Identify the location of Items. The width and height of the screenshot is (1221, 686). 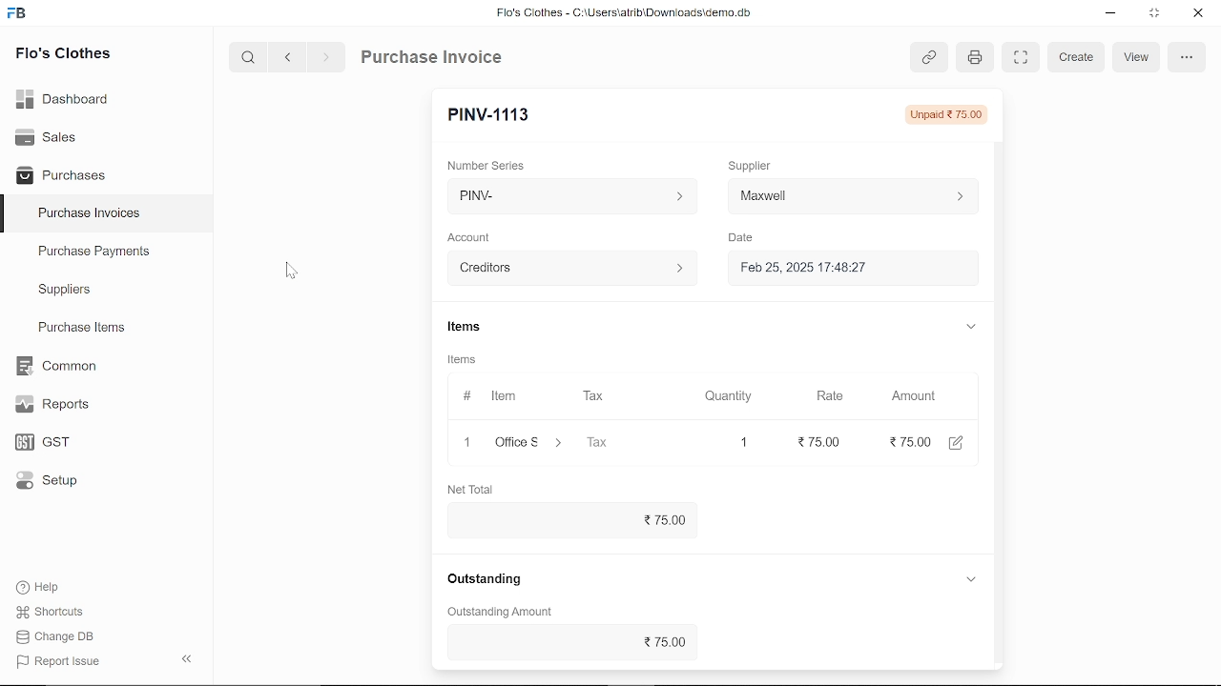
(467, 361).